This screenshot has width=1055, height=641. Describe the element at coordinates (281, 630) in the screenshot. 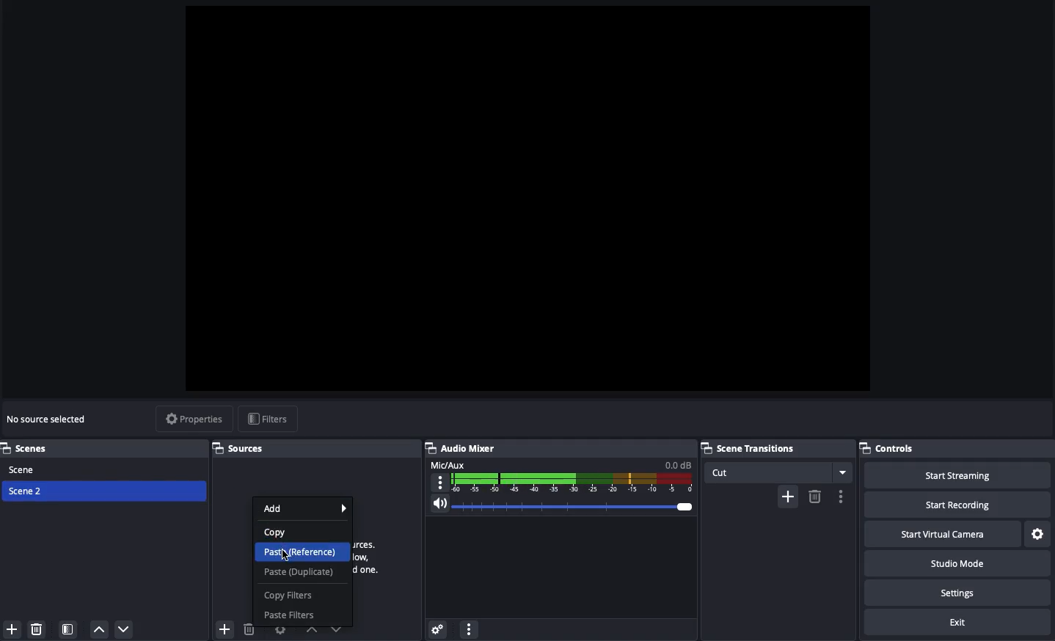

I see `Sources preference` at that location.